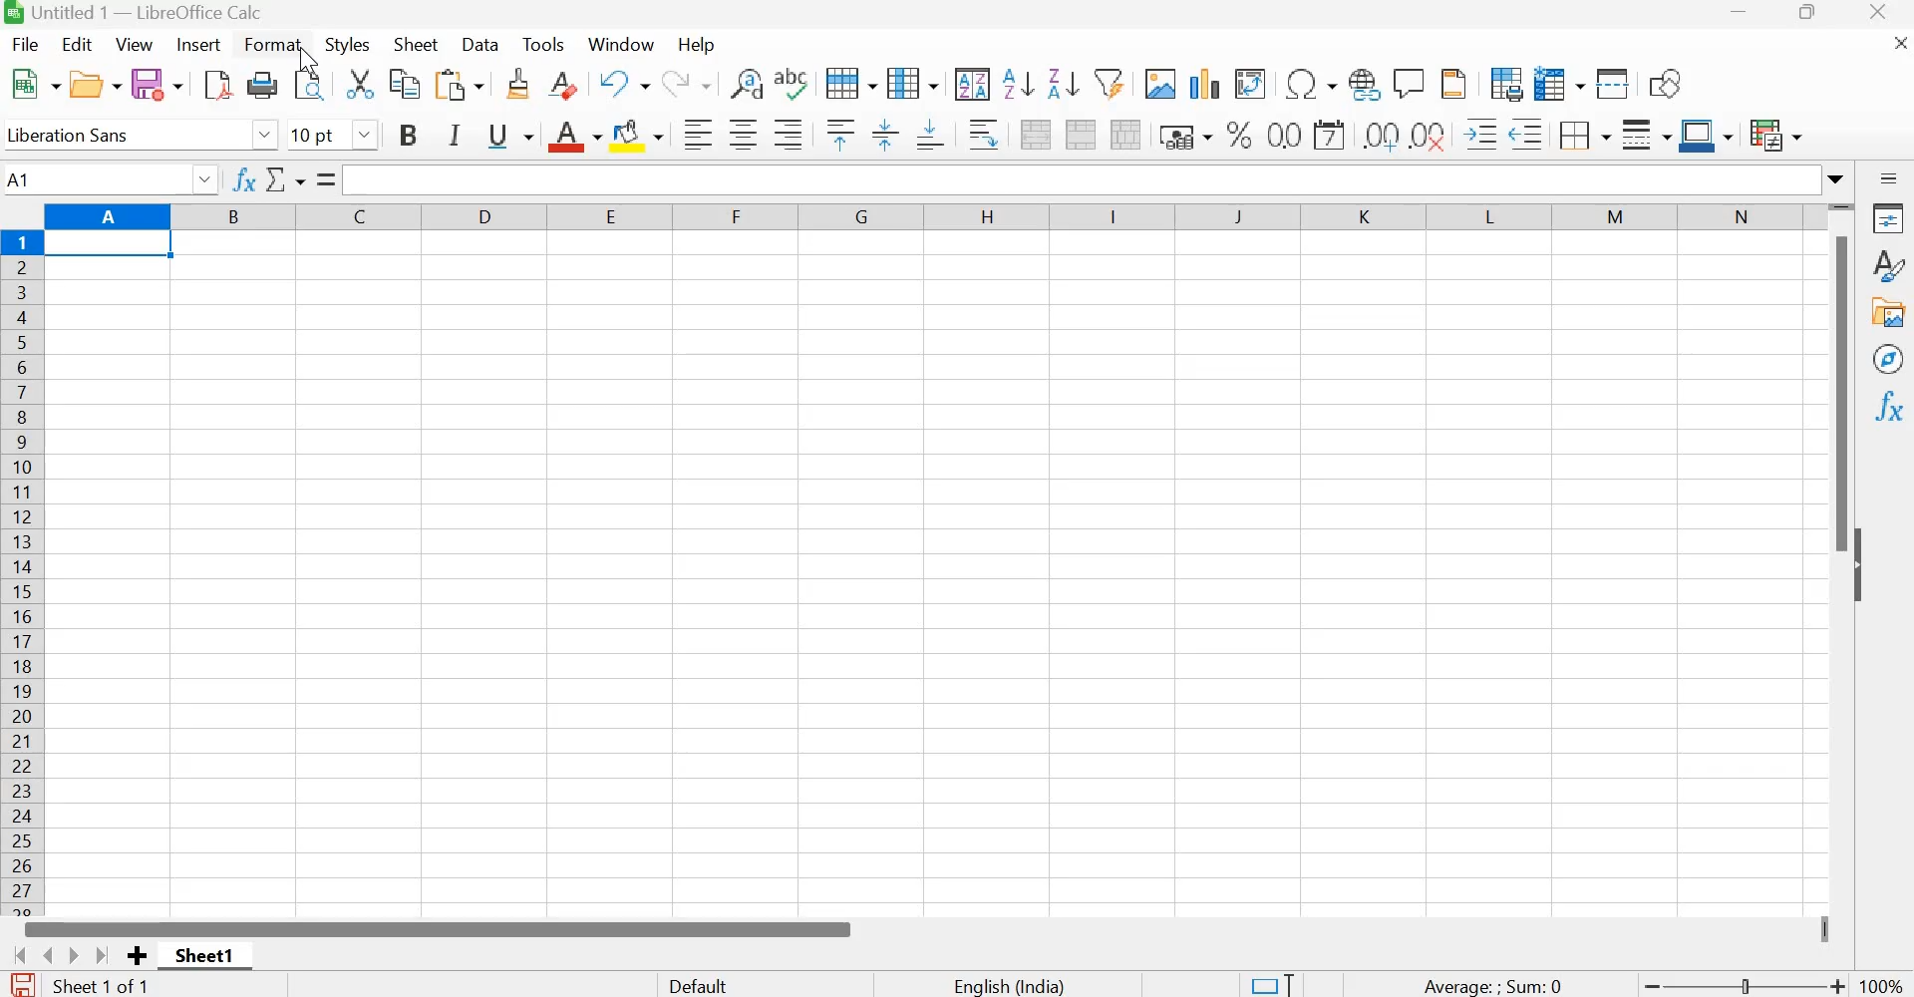  What do you see at coordinates (1410, 81) in the screenshot?
I see `Insert comment` at bounding box center [1410, 81].